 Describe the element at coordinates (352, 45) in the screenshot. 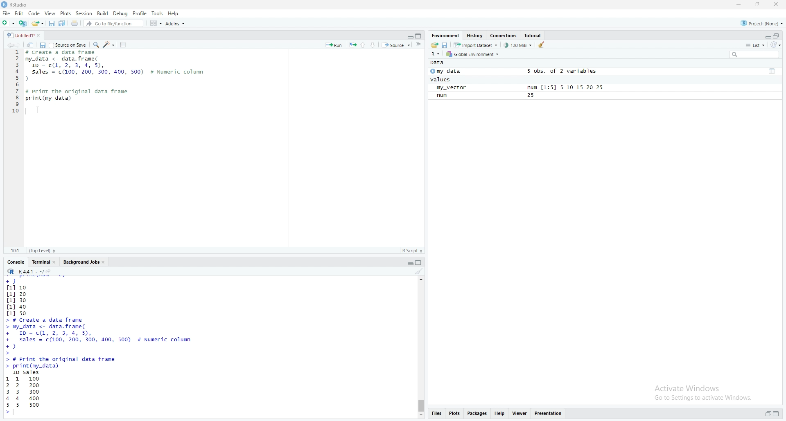

I see `re-run the previous code region` at that location.